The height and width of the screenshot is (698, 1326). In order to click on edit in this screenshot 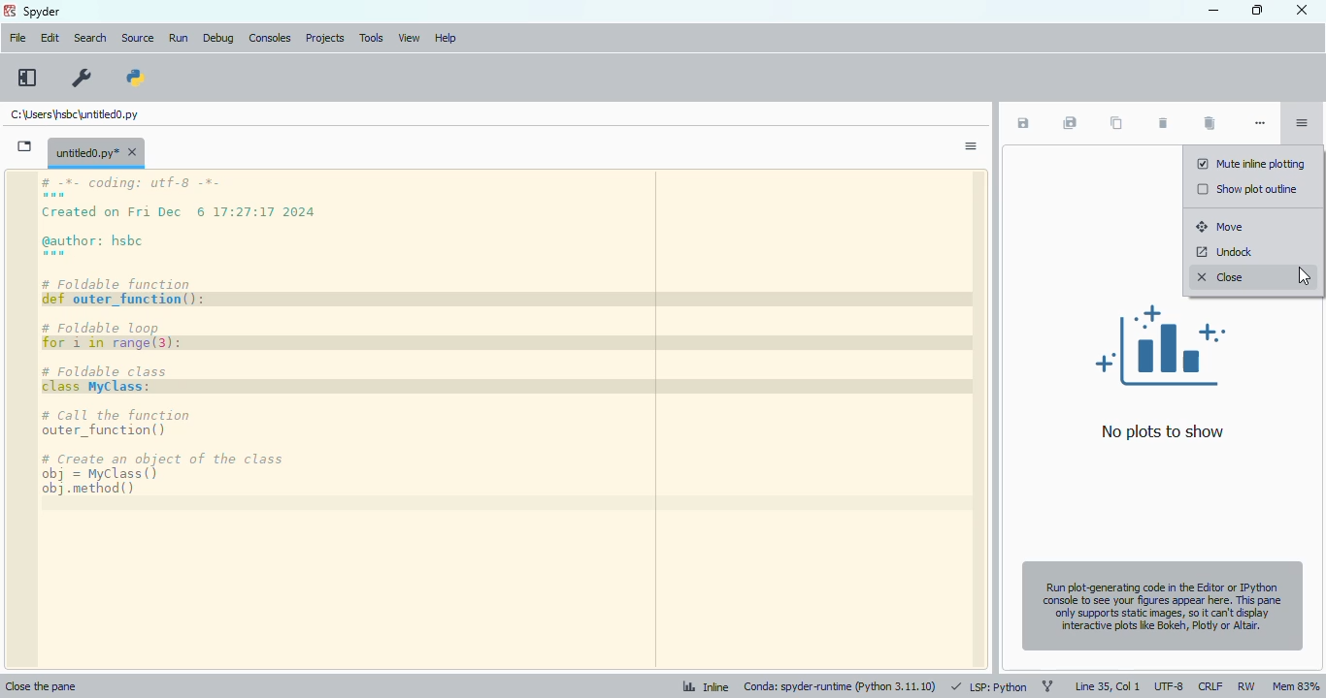, I will do `click(50, 38)`.